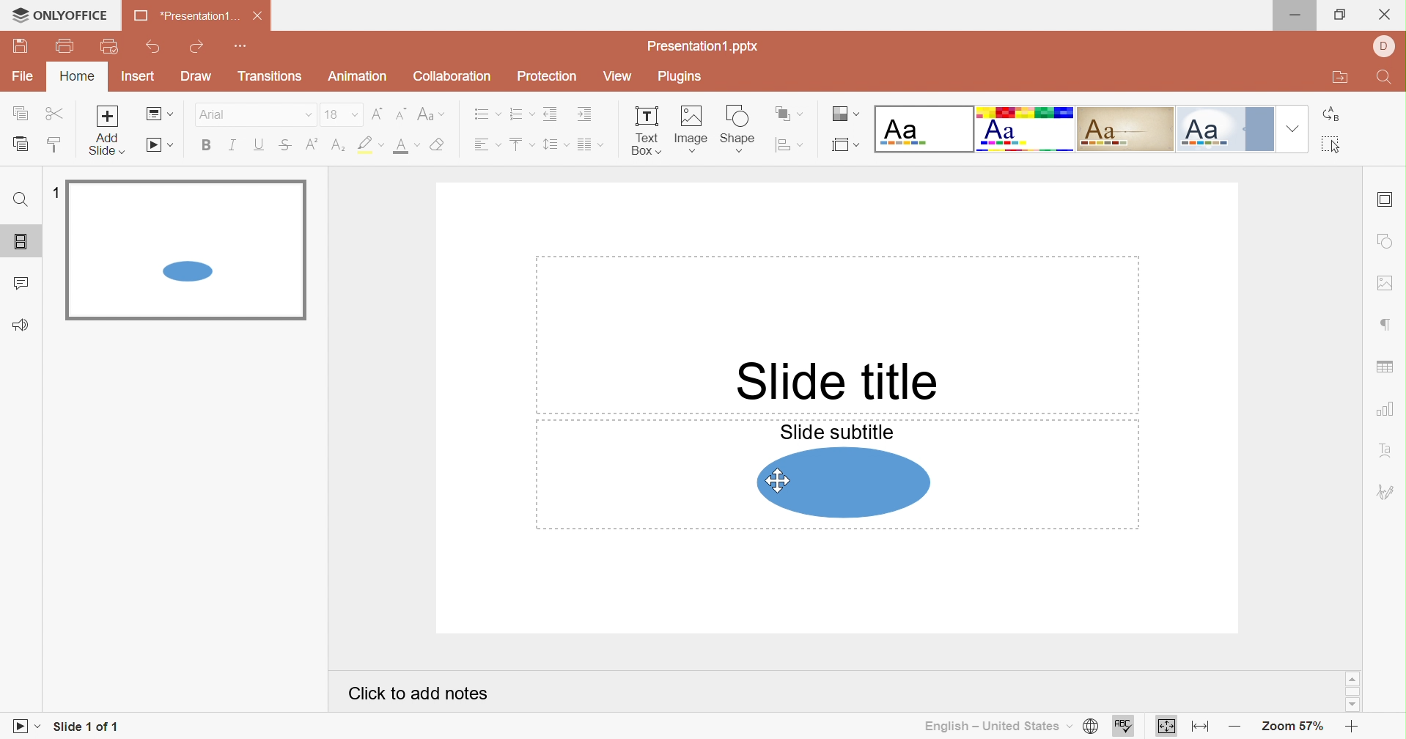  Describe the element at coordinates (1385, 493) in the screenshot. I see `Signature settings` at that location.